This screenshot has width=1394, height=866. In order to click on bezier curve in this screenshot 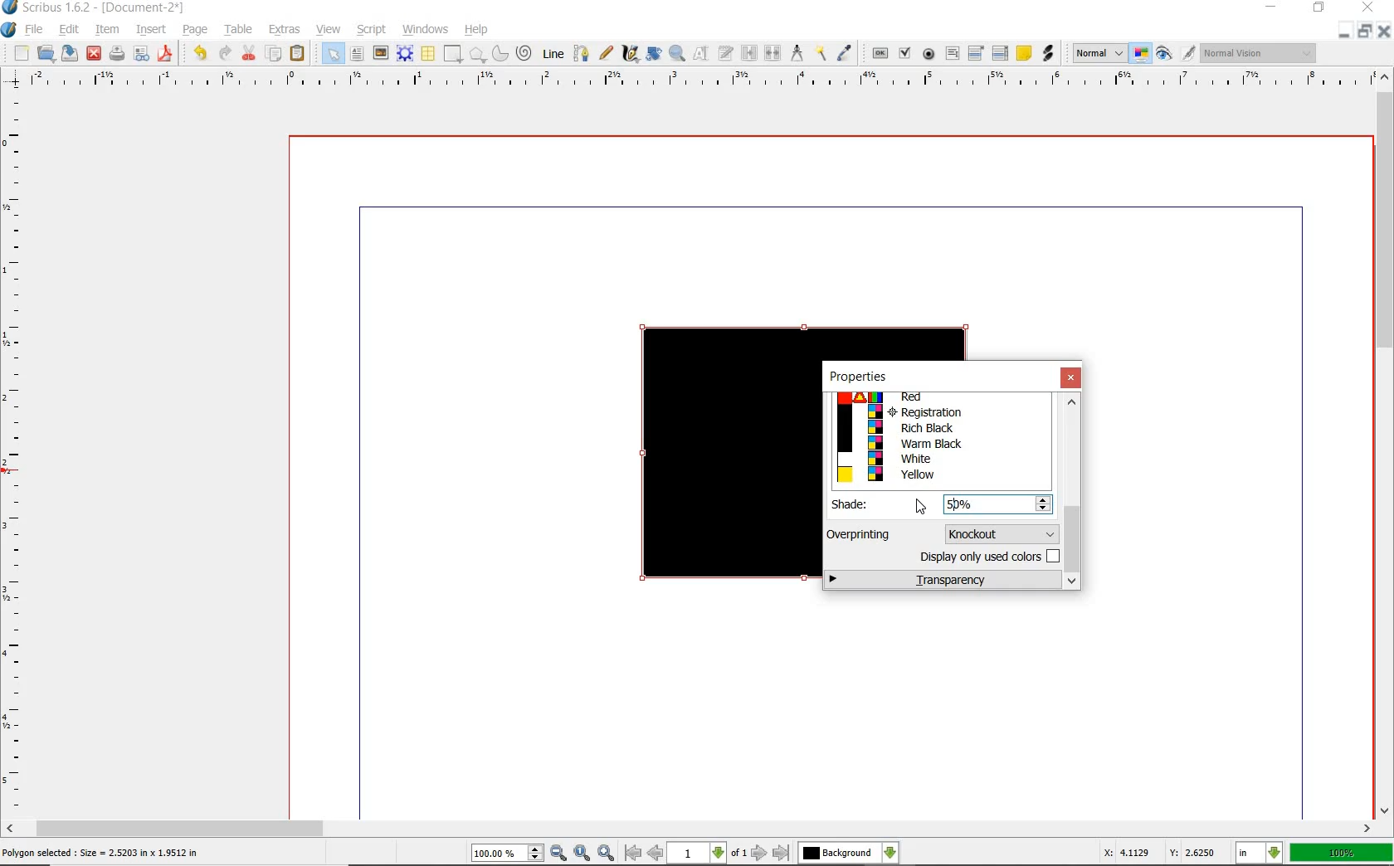, I will do `click(582, 53)`.